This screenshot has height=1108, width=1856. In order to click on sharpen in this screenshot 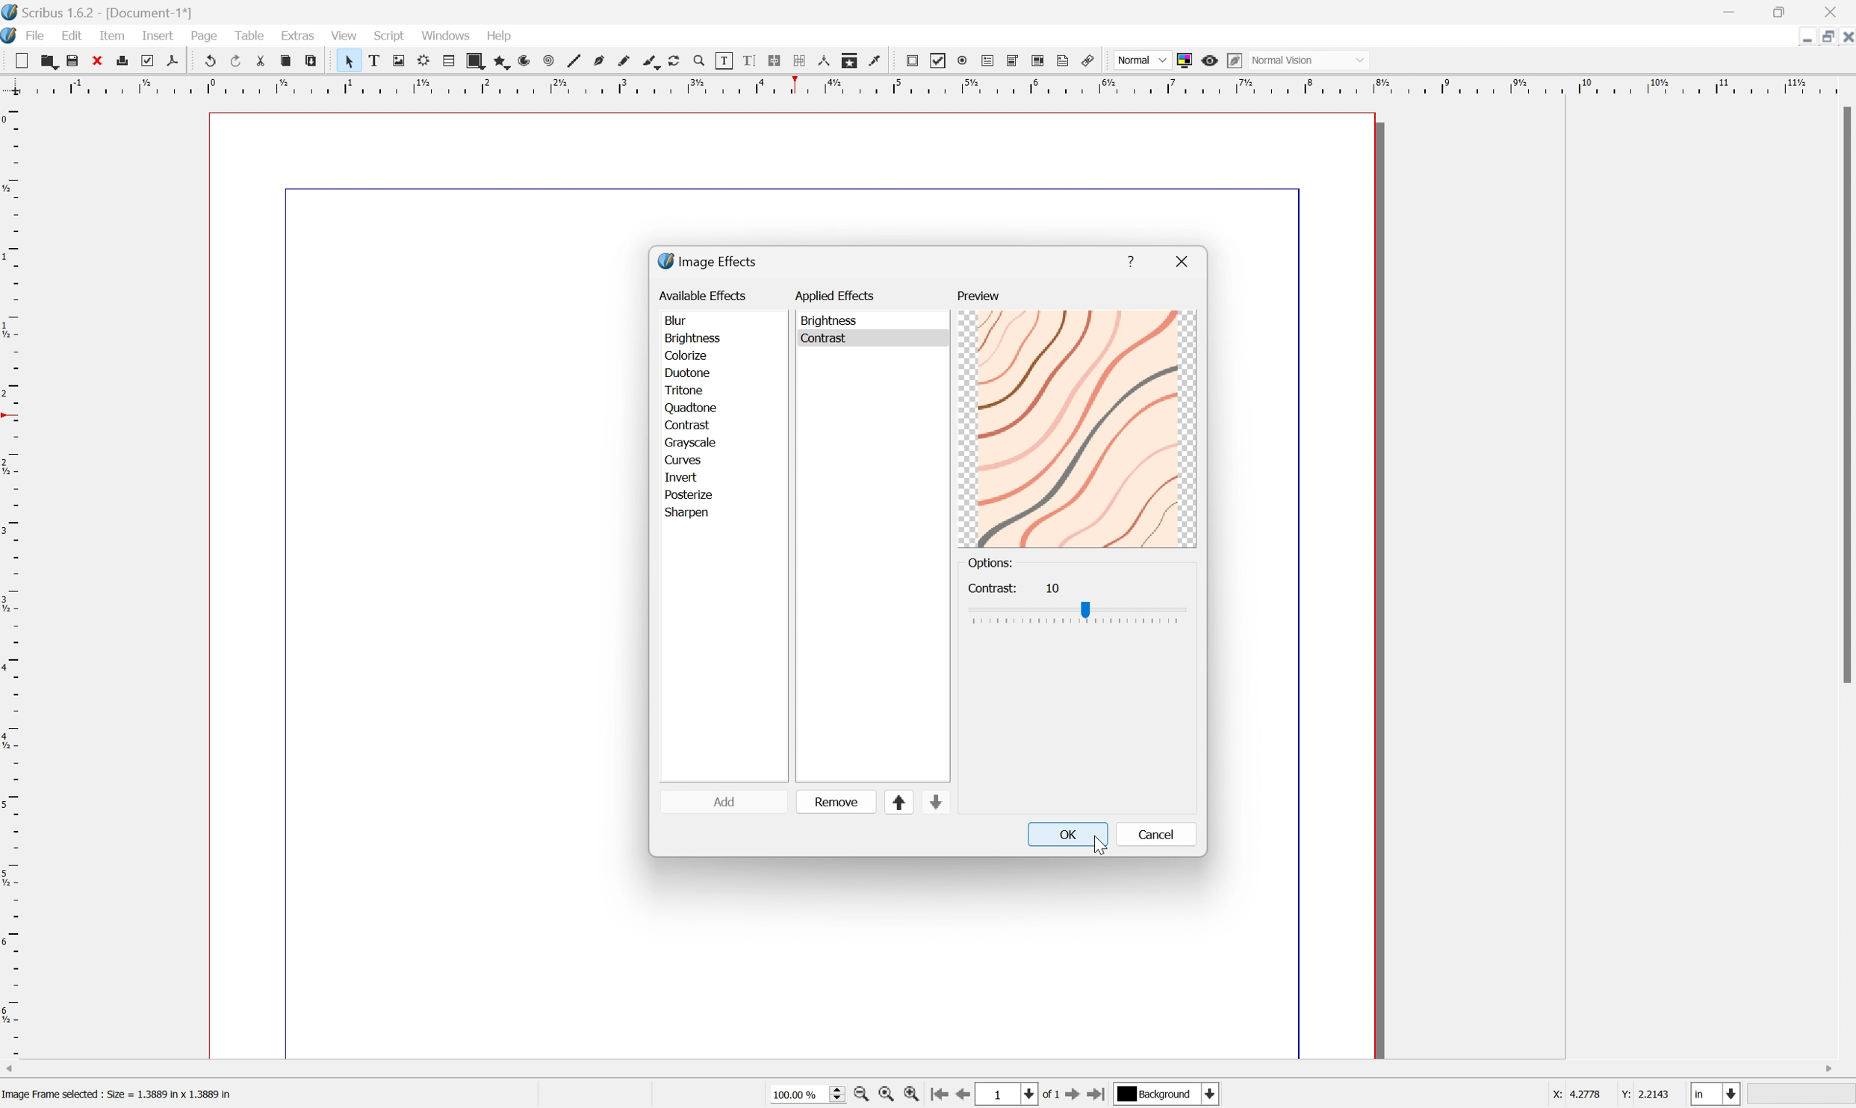, I will do `click(692, 515)`.